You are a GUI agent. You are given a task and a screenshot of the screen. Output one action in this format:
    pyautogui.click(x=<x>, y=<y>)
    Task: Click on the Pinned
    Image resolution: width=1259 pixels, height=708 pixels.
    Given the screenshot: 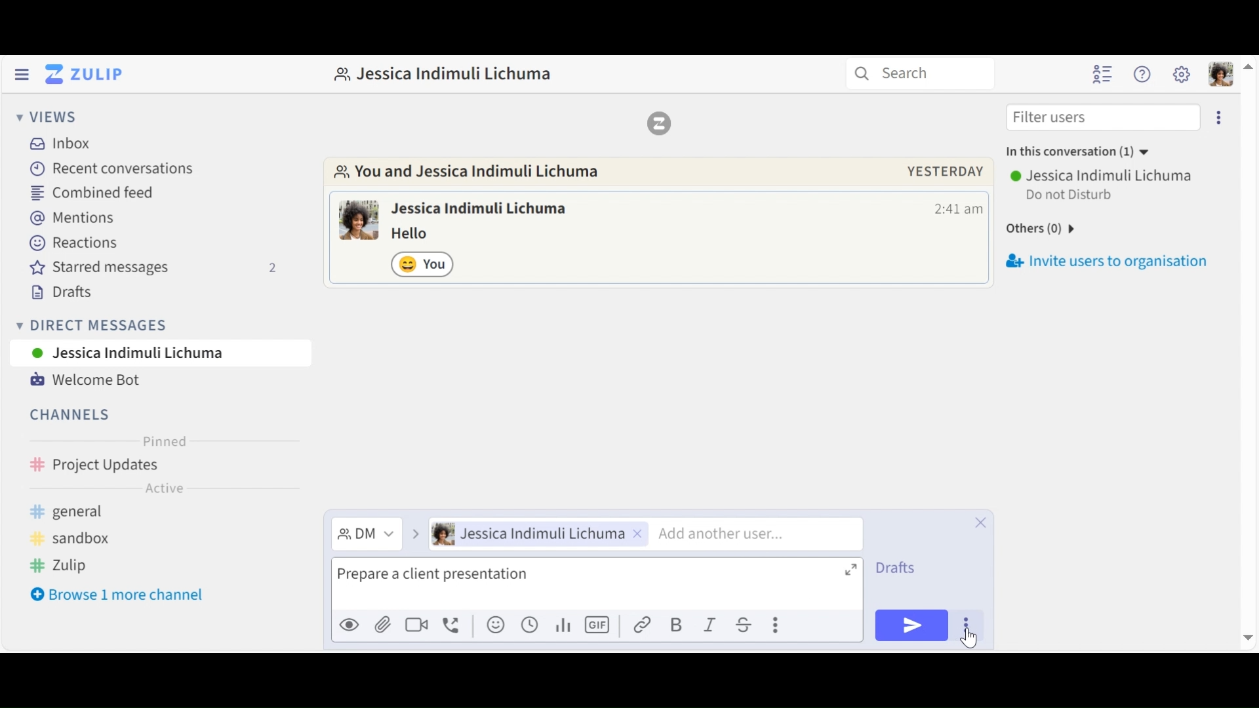 What is the action you would take?
    pyautogui.click(x=165, y=441)
    